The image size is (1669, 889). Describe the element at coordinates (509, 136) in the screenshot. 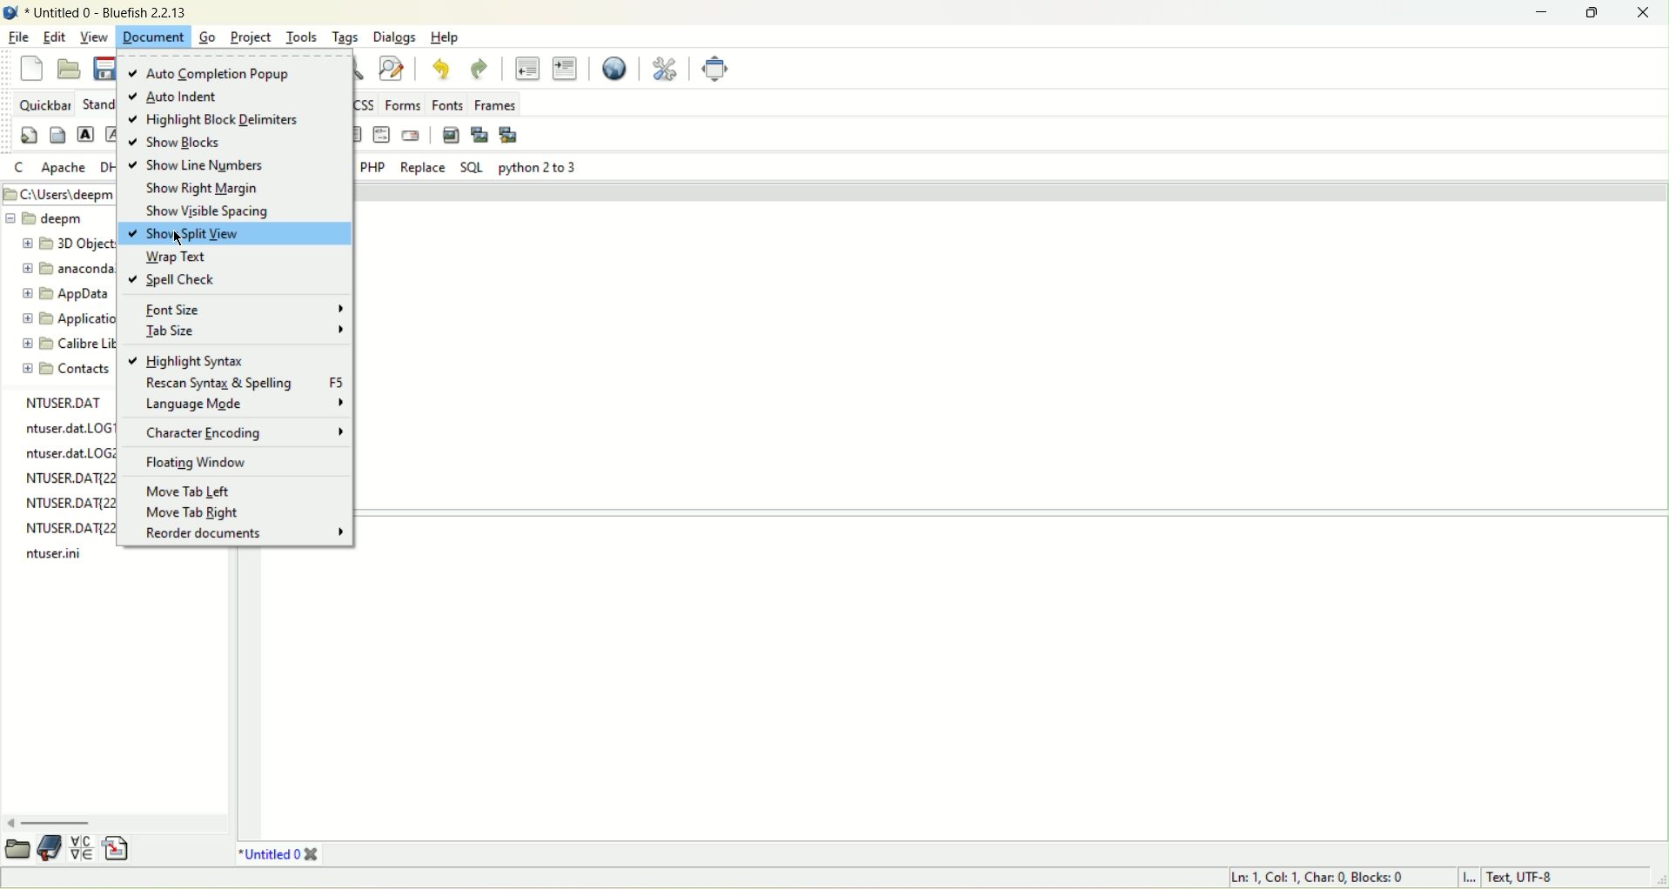

I see `multi plugin` at that location.